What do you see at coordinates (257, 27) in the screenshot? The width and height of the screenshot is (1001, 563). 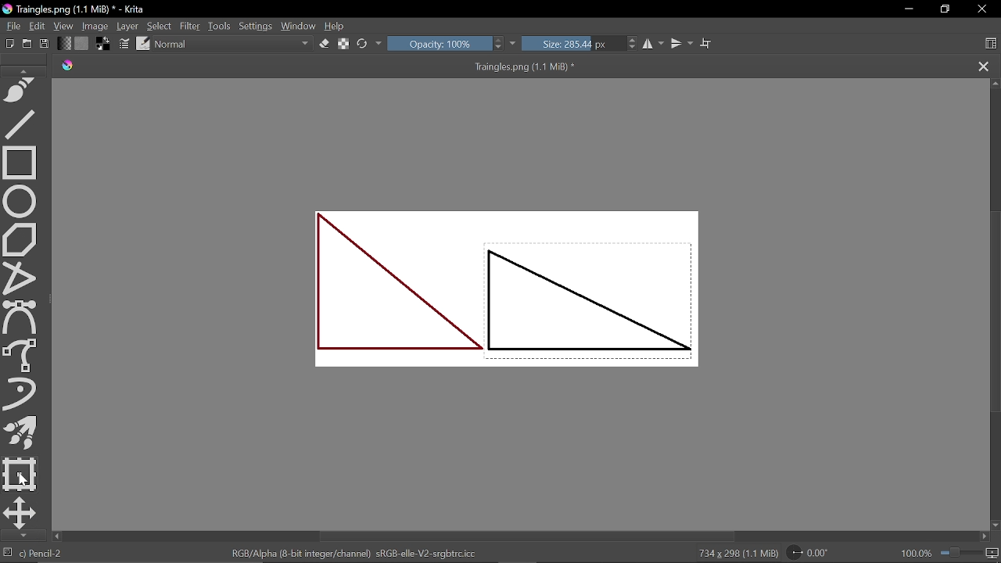 I see `Settings` at bounding box center [257, 27].